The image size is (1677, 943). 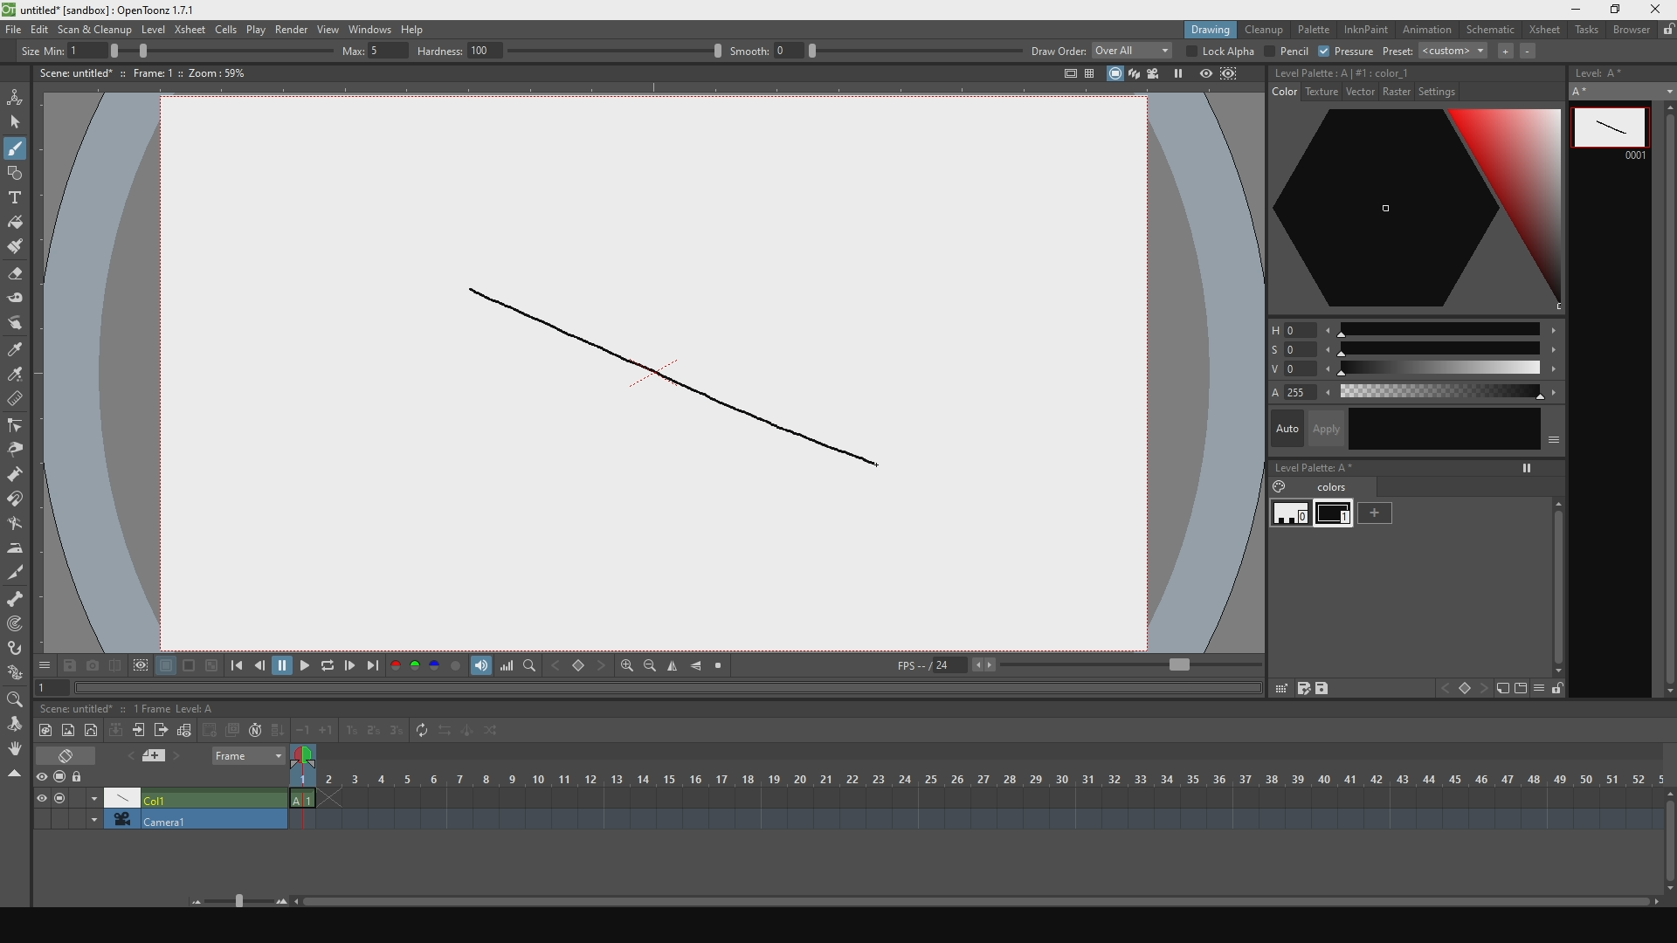 What do you see at coordinates (580, 666) in the screenshot?
I see `backward and forward` at bounding box center [580, 666].